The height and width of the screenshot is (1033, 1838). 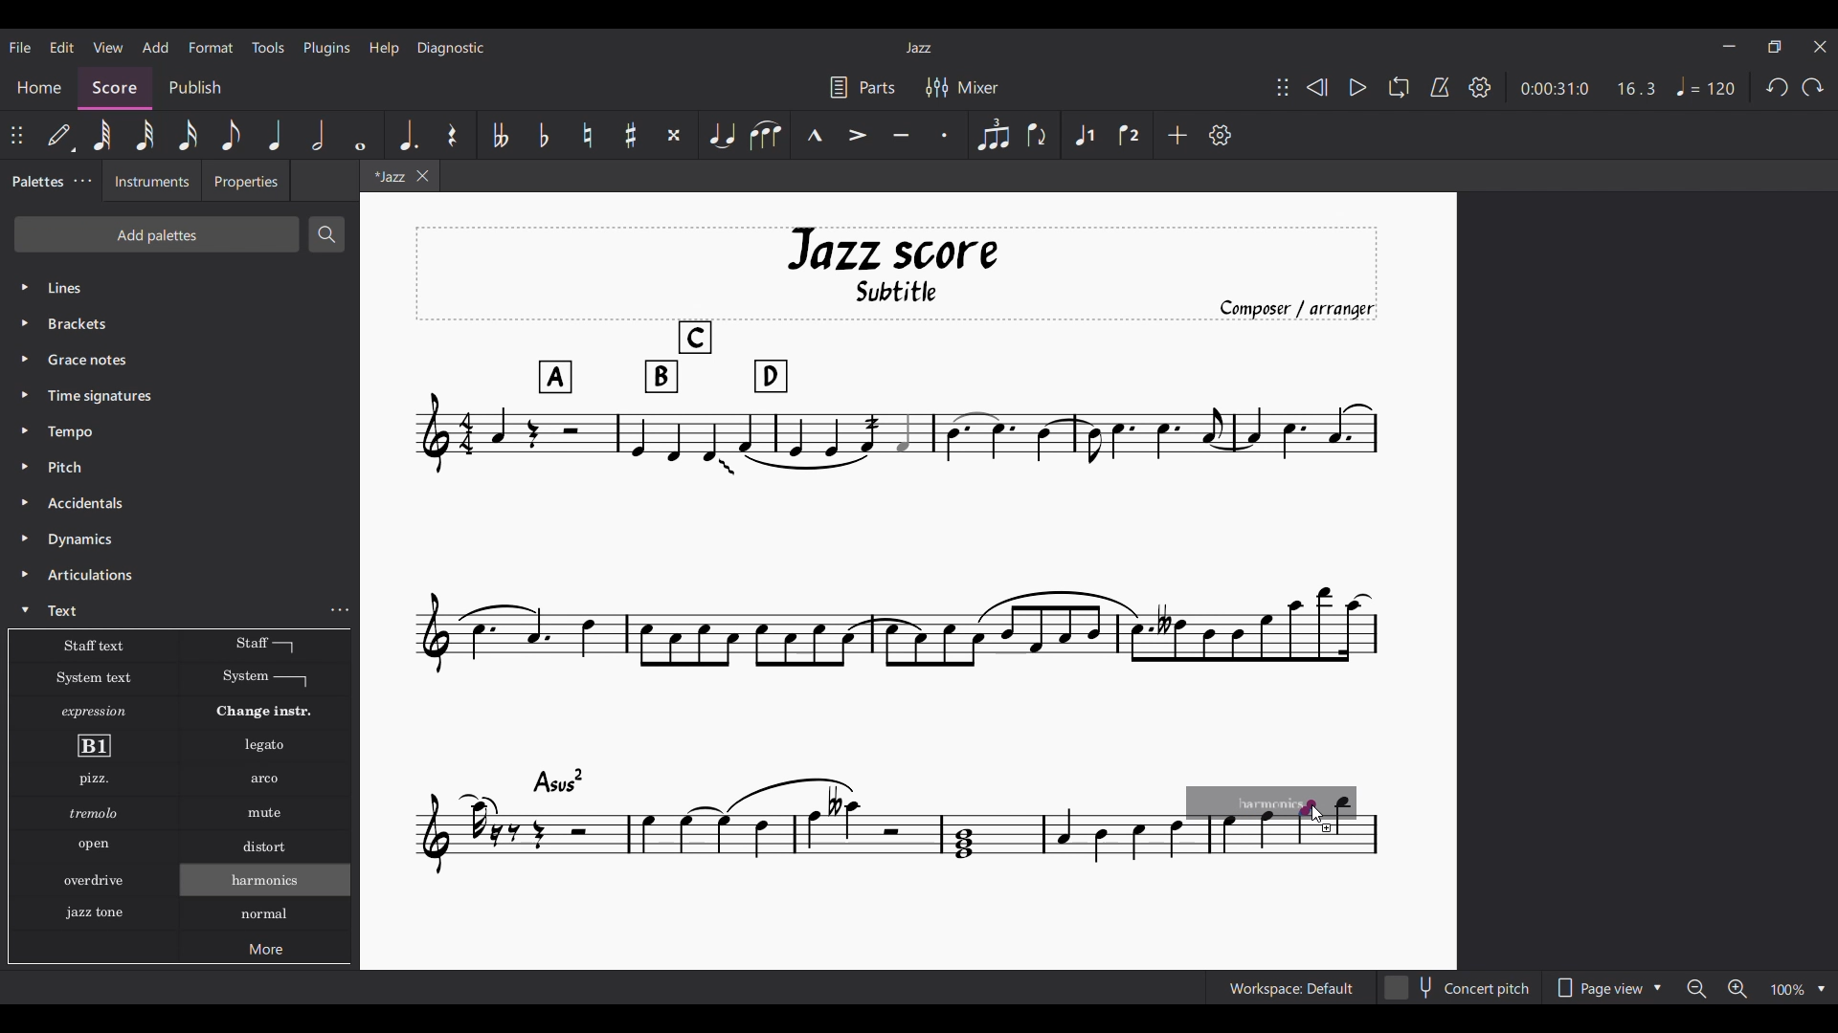 What do you see at coordinates (108, 48) in the screenshot?
I see `View menu` at bounding box center [108, 48].